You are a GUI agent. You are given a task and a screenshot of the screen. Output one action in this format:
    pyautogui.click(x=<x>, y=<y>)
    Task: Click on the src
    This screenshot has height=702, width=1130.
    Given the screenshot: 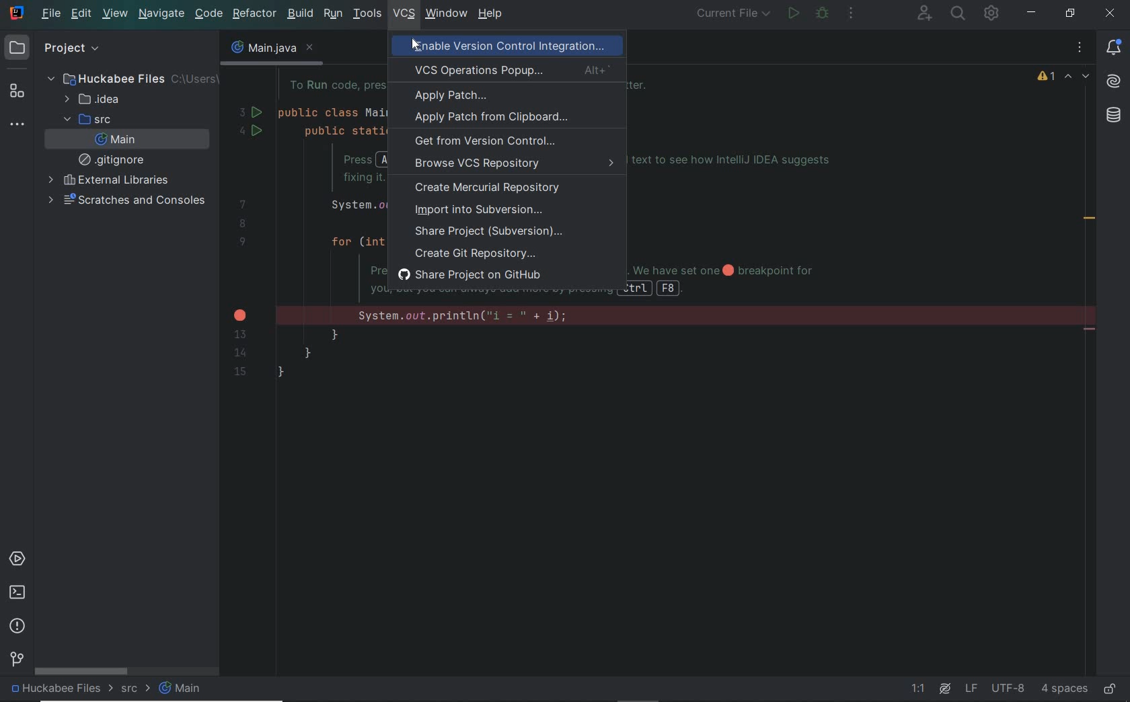 What is the action you would take?
    pyautogui.click(x=135, y=690)
    